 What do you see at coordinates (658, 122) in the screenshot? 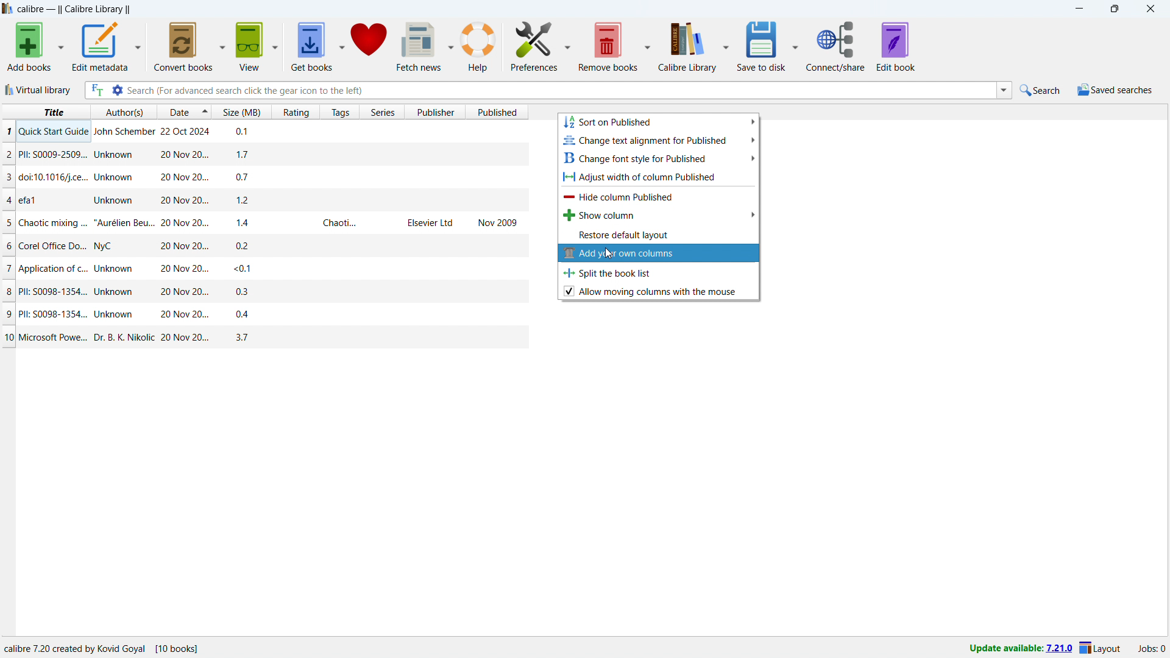
I see `sort on published` at bounding box center [658, 122].